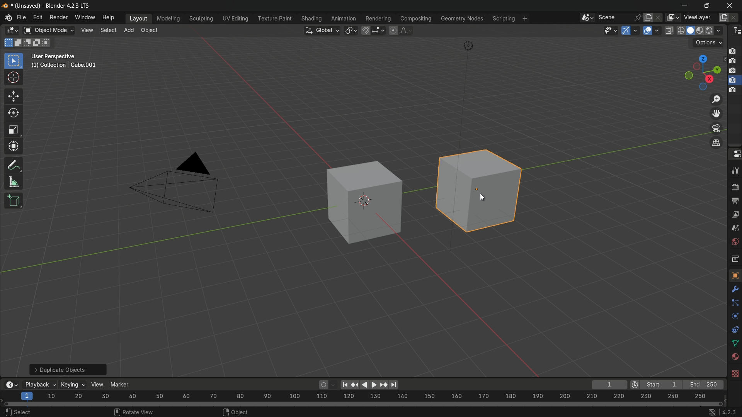 The width and height of the screenshot is (742, 417). What do you see at coordinates (360, 397) in the screenshot?
I see `measuring scale` at bounding box center [360, 397].